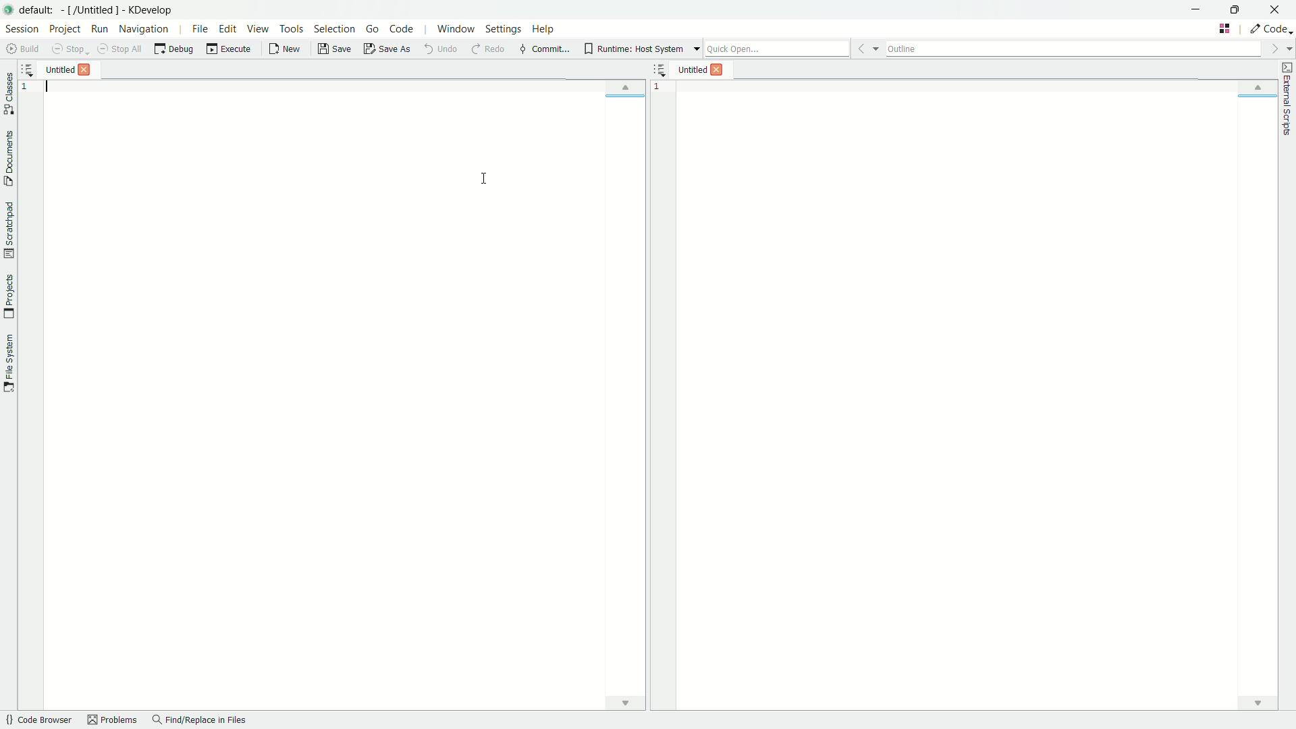 This screenshot has height=729, width=1296. What do you see at coordinates (1278, 9) in the screenshot?
I see `close app` at bounding box center [1278, 9].